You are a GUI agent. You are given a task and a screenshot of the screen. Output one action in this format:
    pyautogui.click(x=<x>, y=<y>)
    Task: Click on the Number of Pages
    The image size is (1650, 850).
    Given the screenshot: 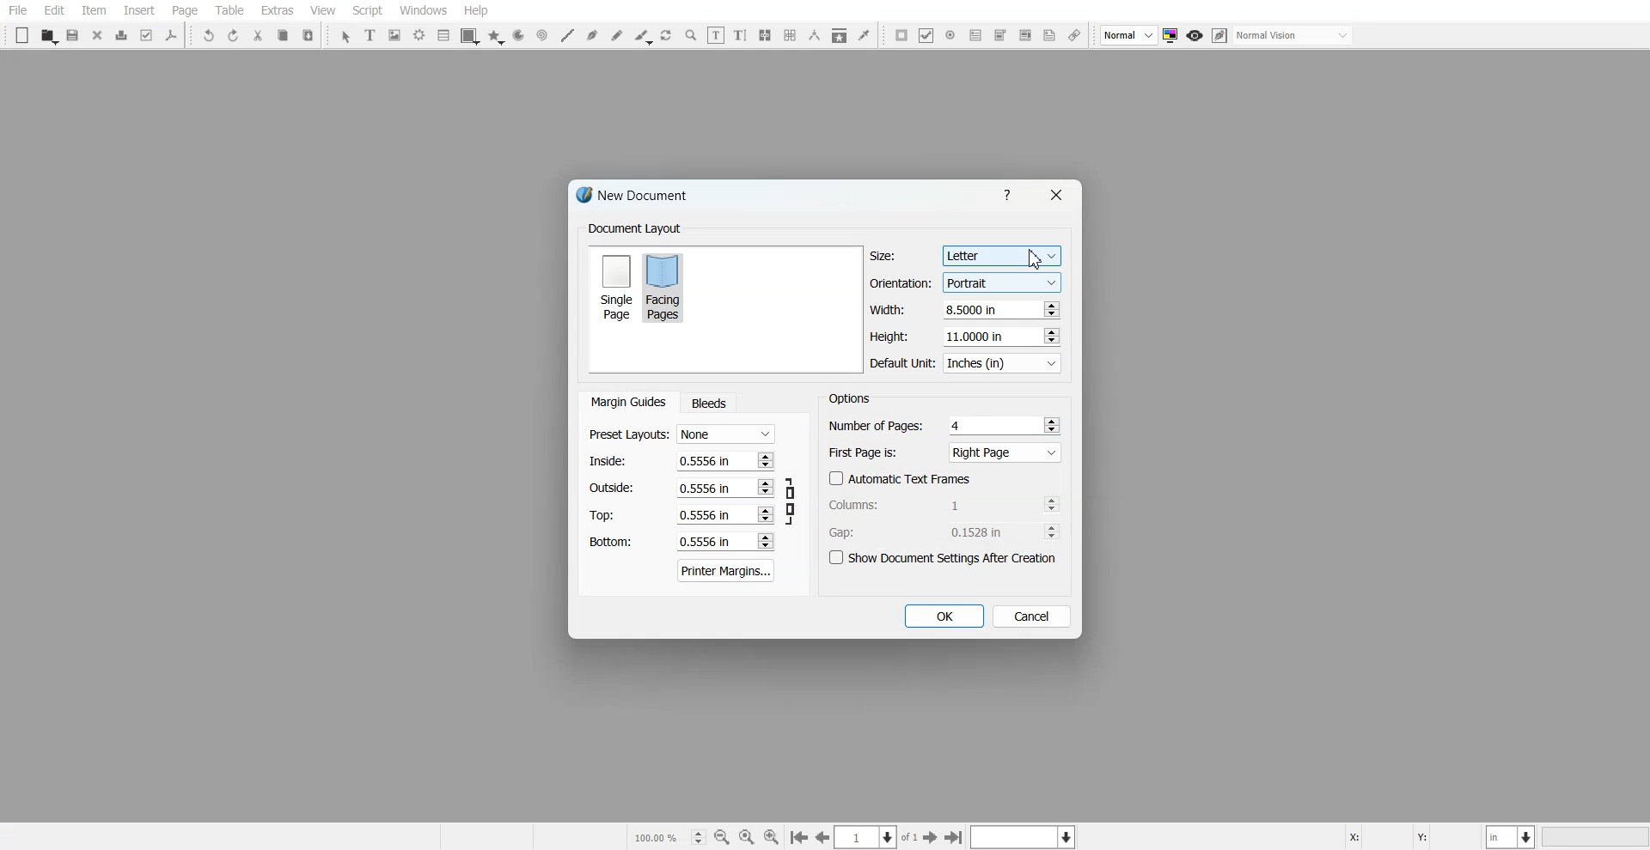 What is the action you would take?
    pyautogui.click(x=944, y=425)
    